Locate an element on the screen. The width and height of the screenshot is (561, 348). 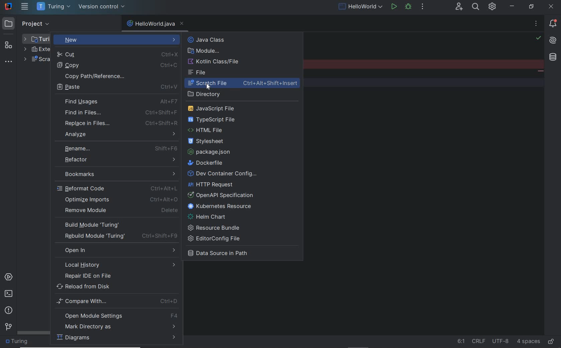
dev container config... is located at coordinates (223, 174).